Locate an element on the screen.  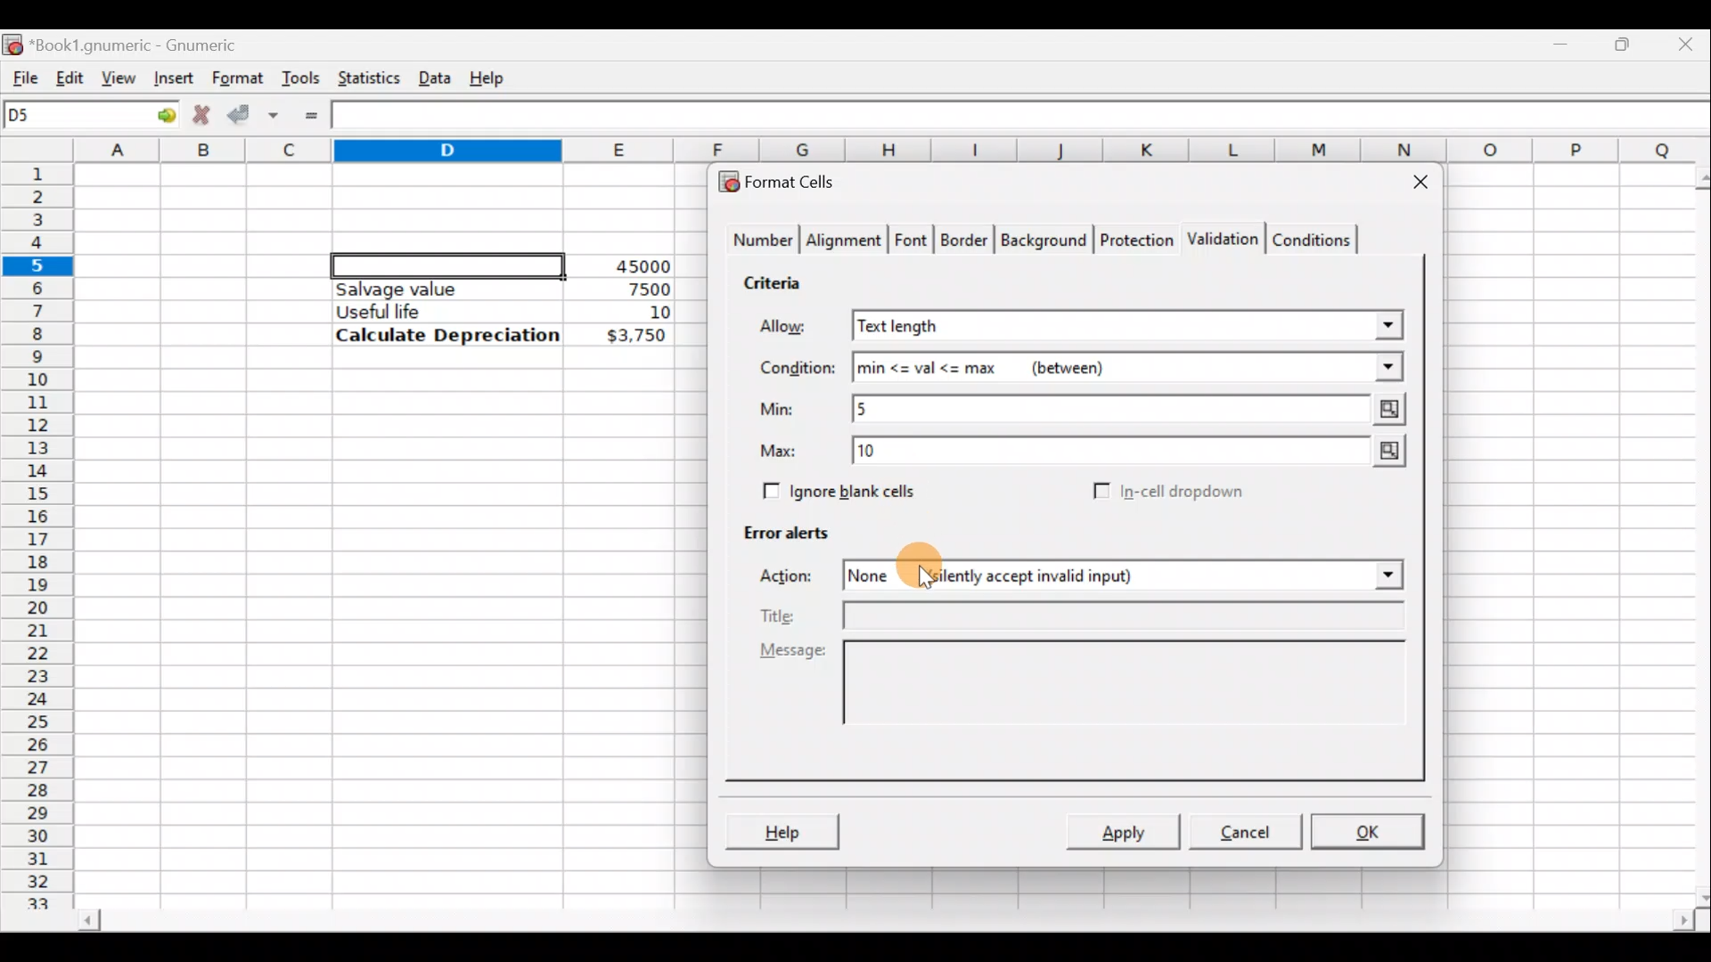
Cursor on action is located at coordinates (916, 567).